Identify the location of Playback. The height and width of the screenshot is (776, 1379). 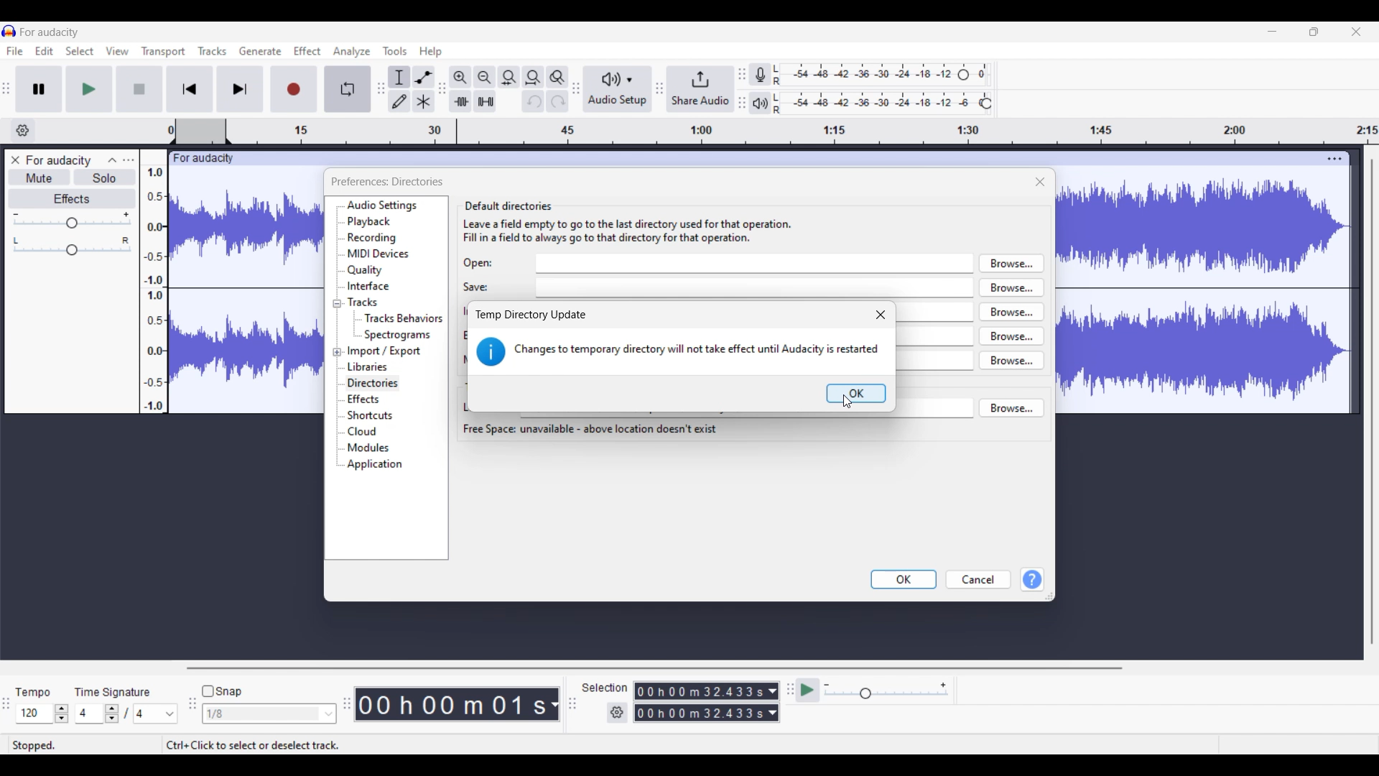
(370, 222).